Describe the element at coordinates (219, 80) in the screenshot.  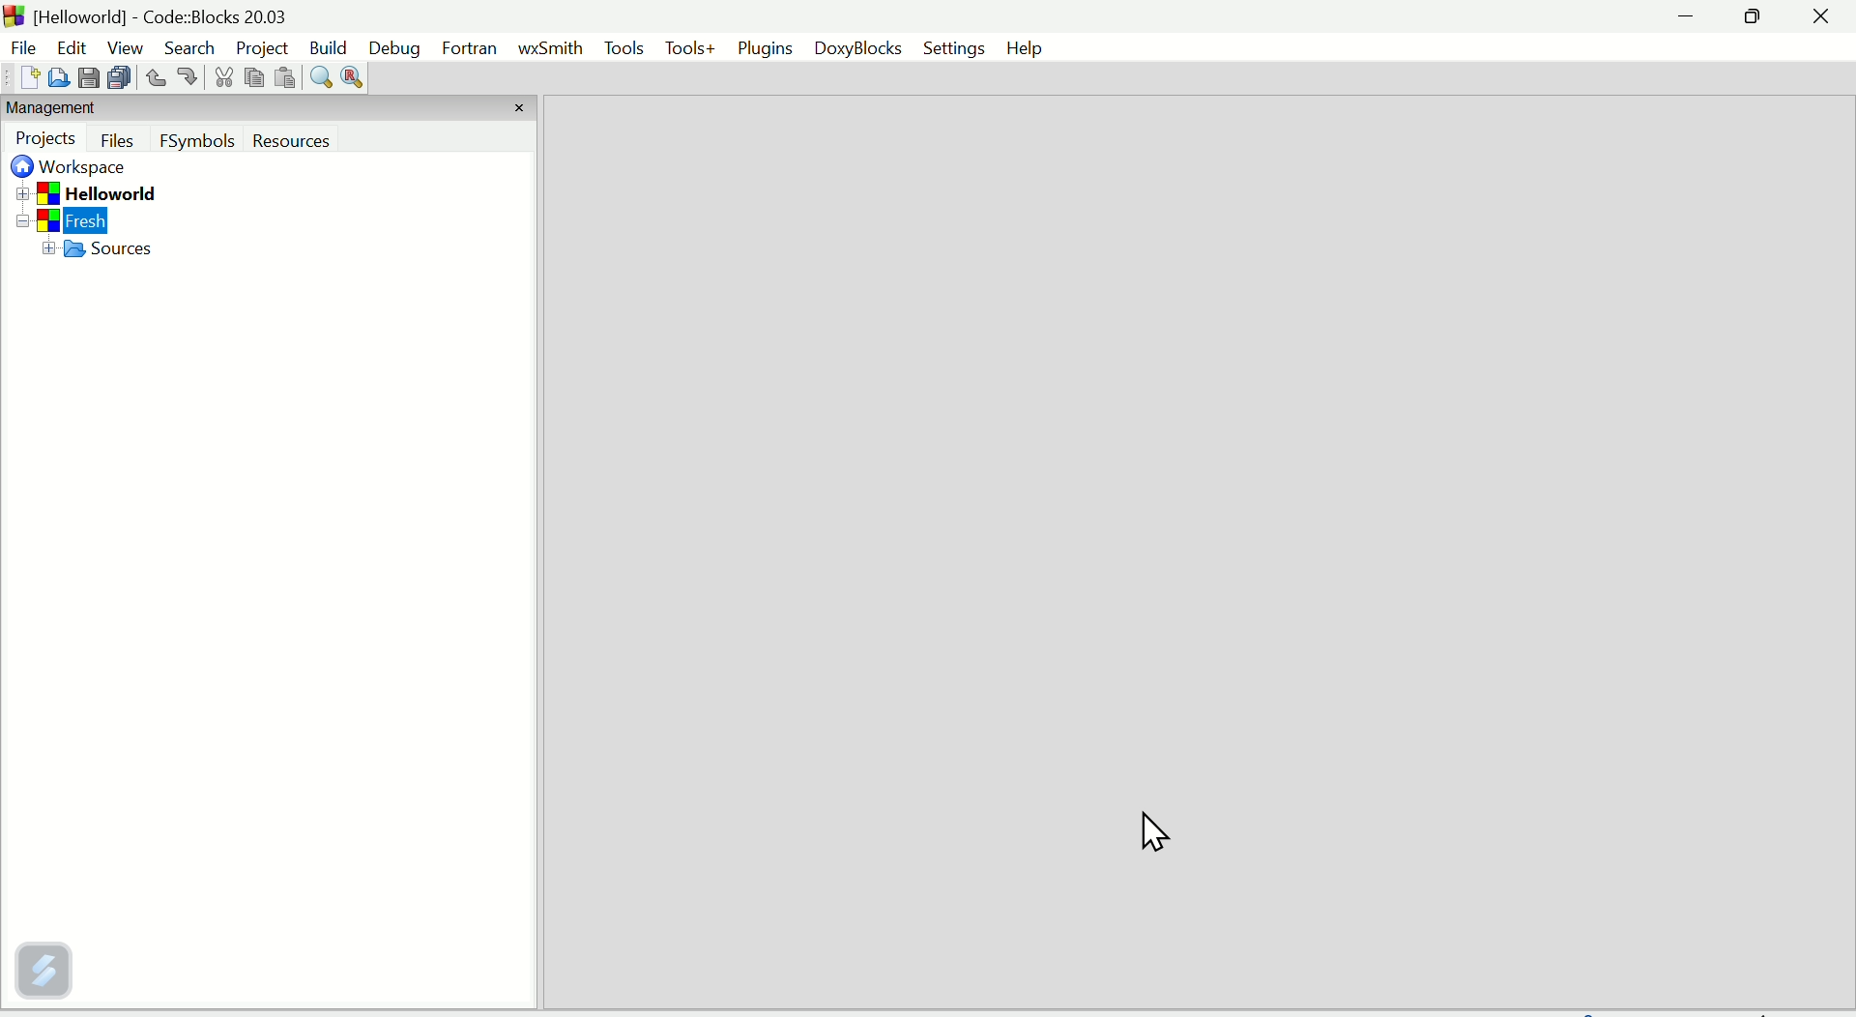
I see `Cut` at that location.